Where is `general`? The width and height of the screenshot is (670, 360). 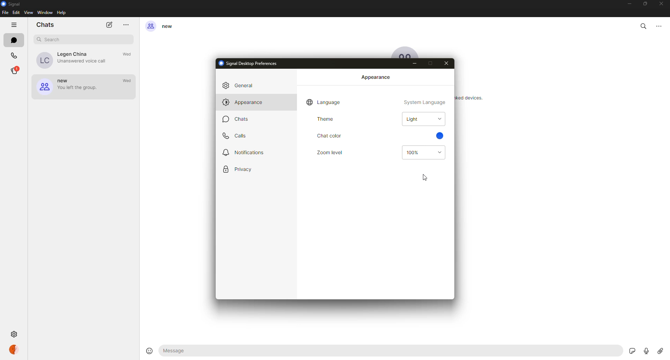 general is located at coordinates (241, 87).